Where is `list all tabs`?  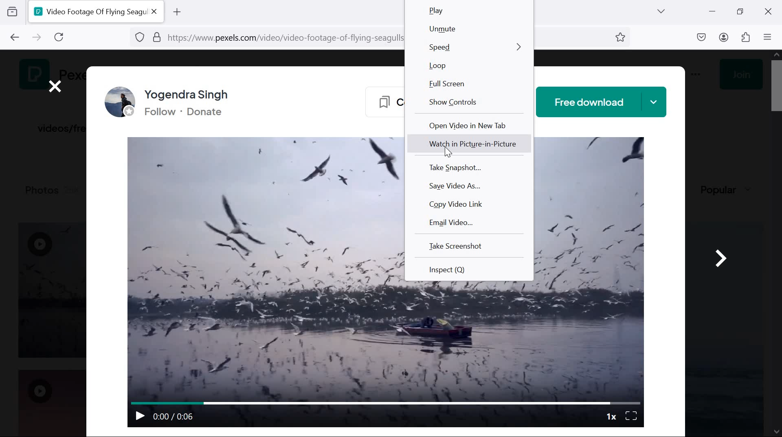 list all tabs is located at coordinates (661, 11).